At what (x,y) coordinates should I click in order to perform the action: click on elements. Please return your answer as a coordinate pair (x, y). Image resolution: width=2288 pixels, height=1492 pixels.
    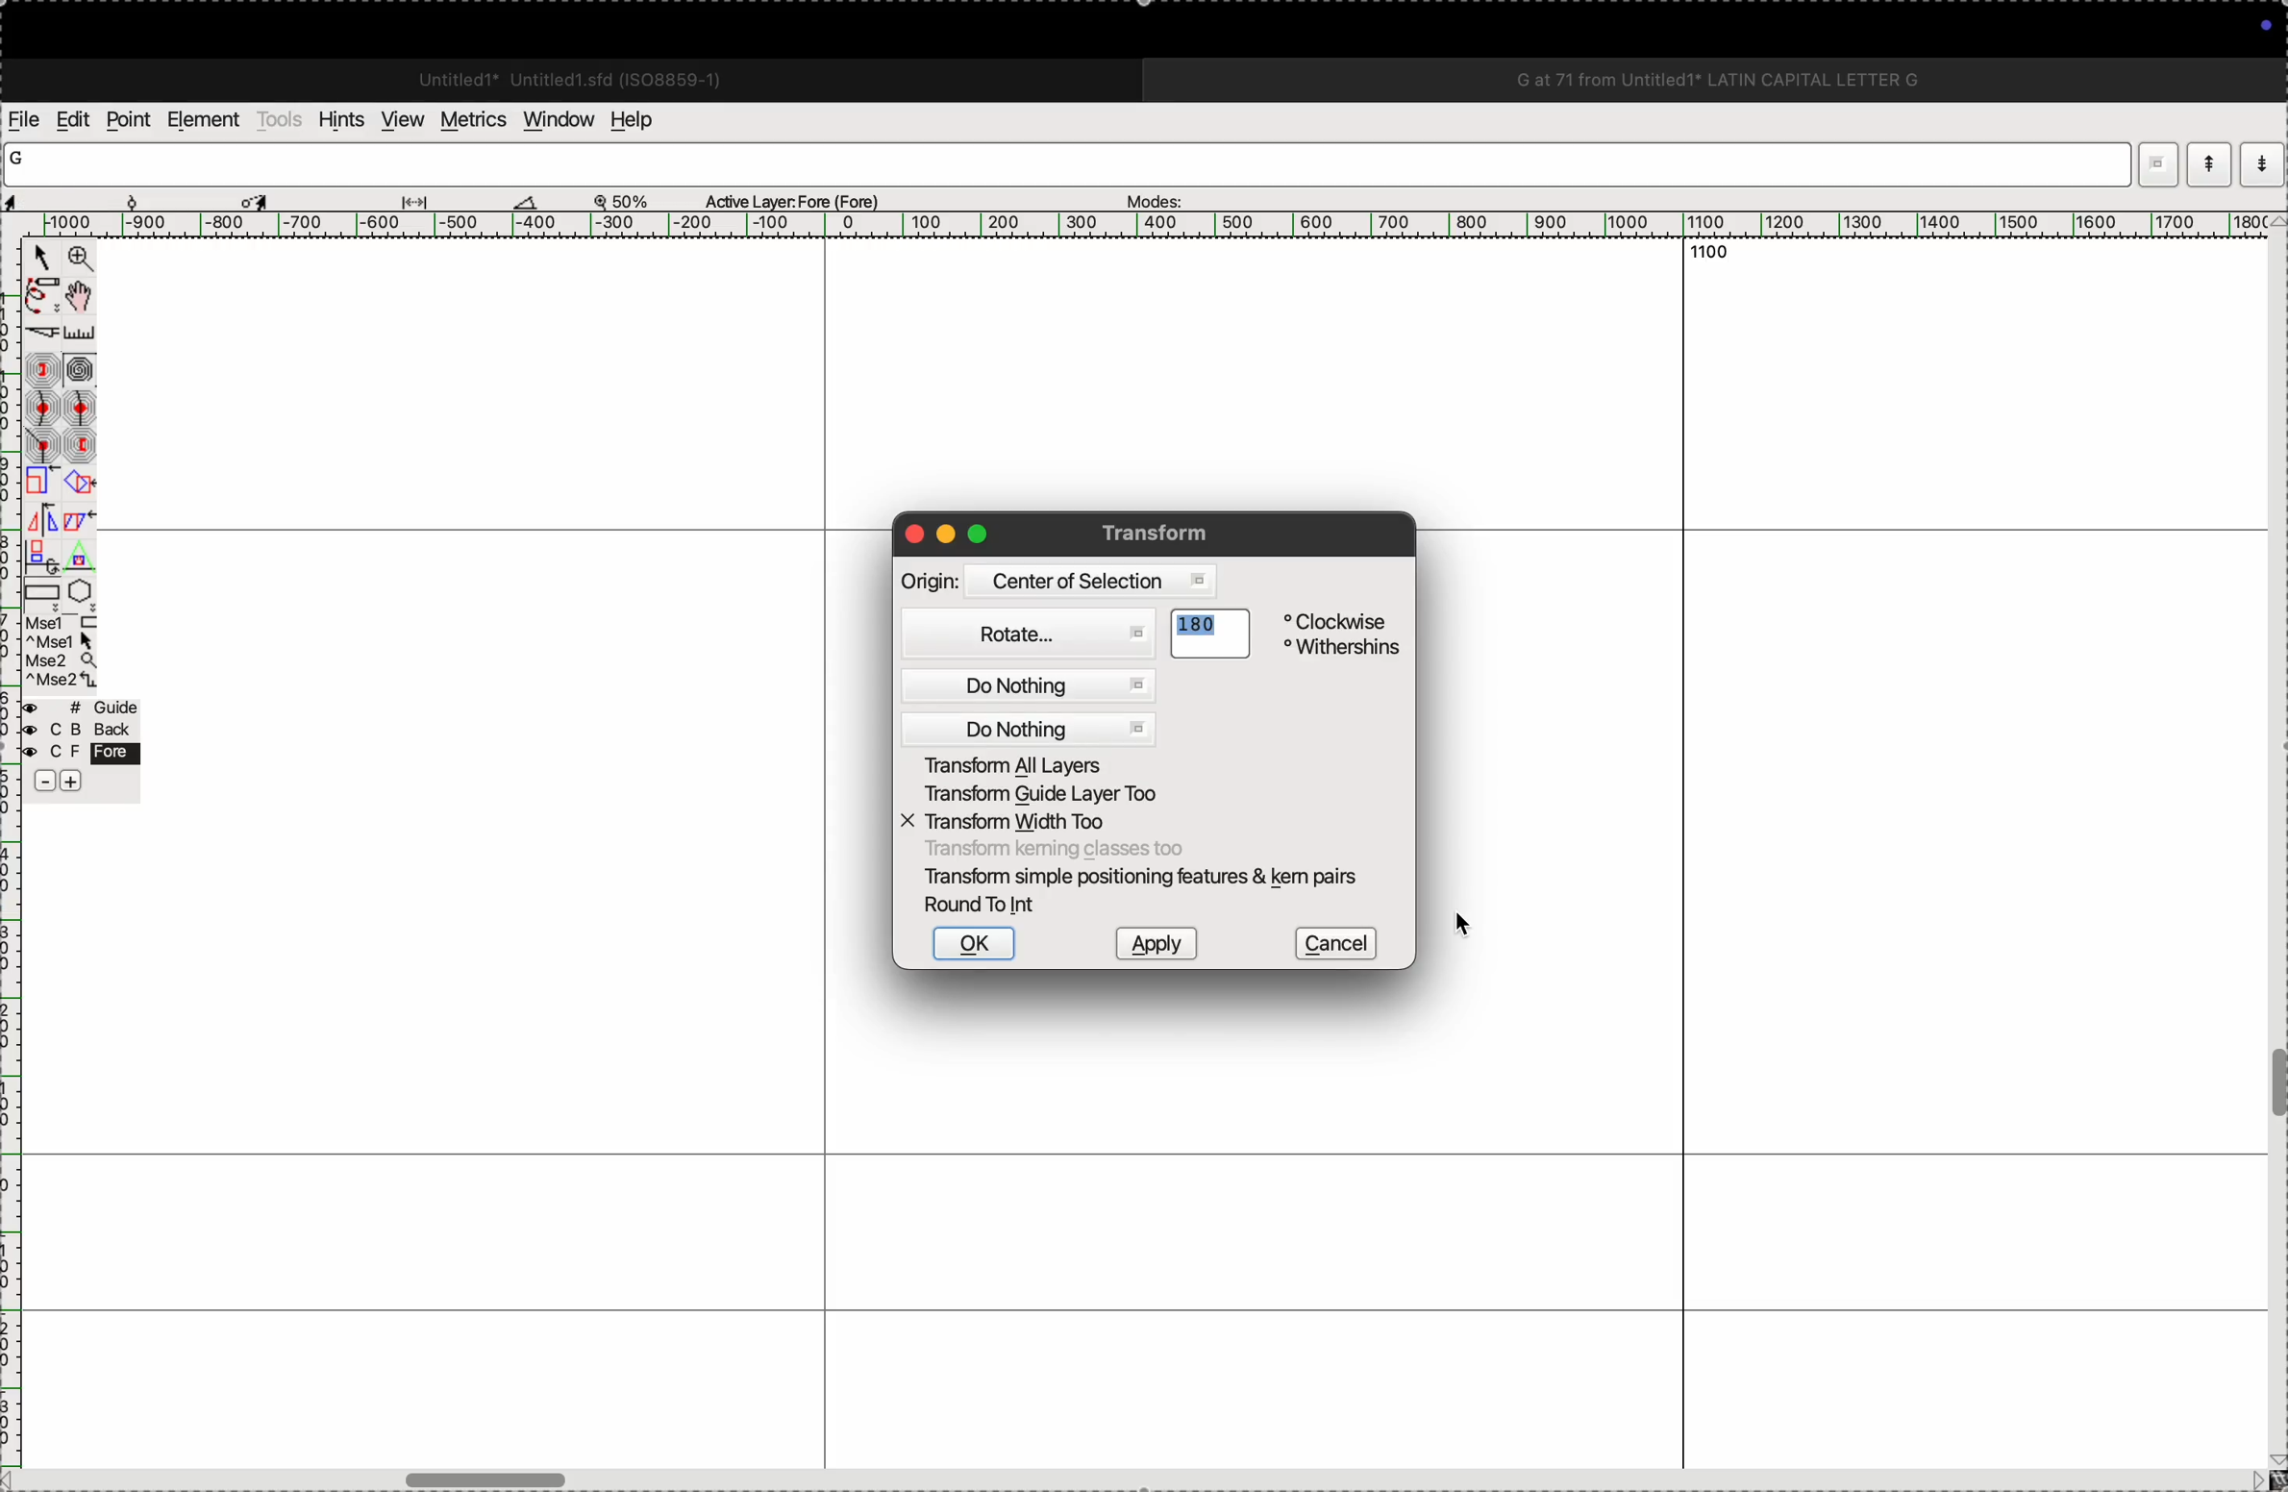
    Looking at the image, I should click on (208, 120).